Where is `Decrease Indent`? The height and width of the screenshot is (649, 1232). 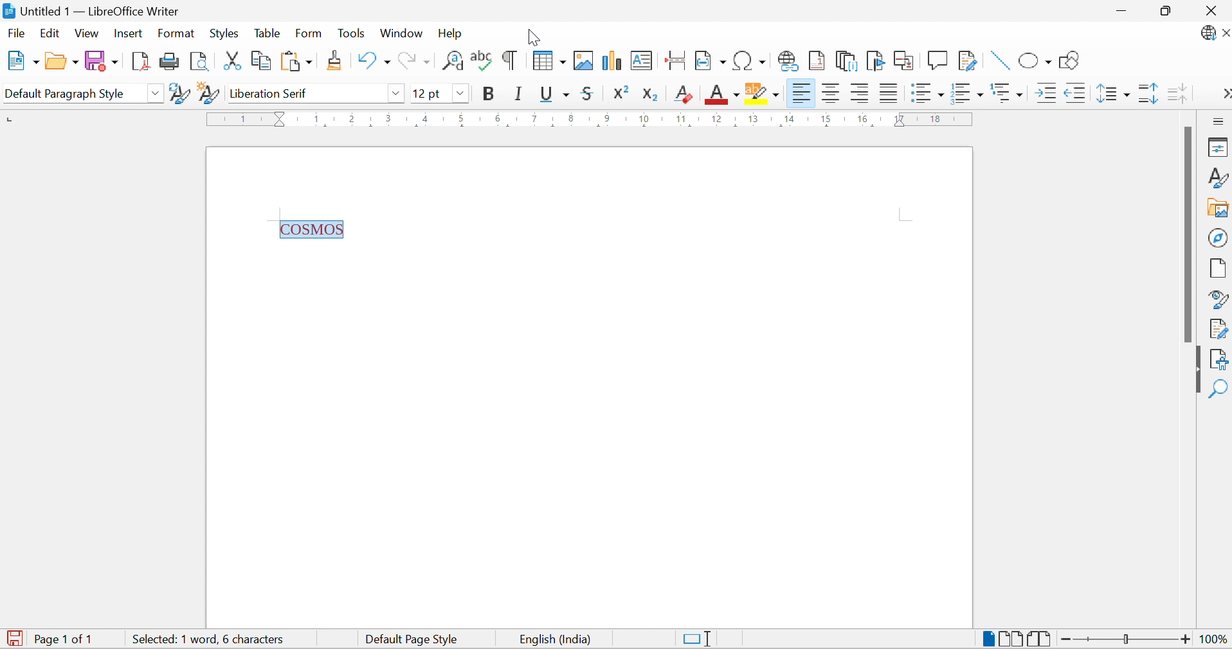
Decrease Indent is located at coordinates (1075, 94).